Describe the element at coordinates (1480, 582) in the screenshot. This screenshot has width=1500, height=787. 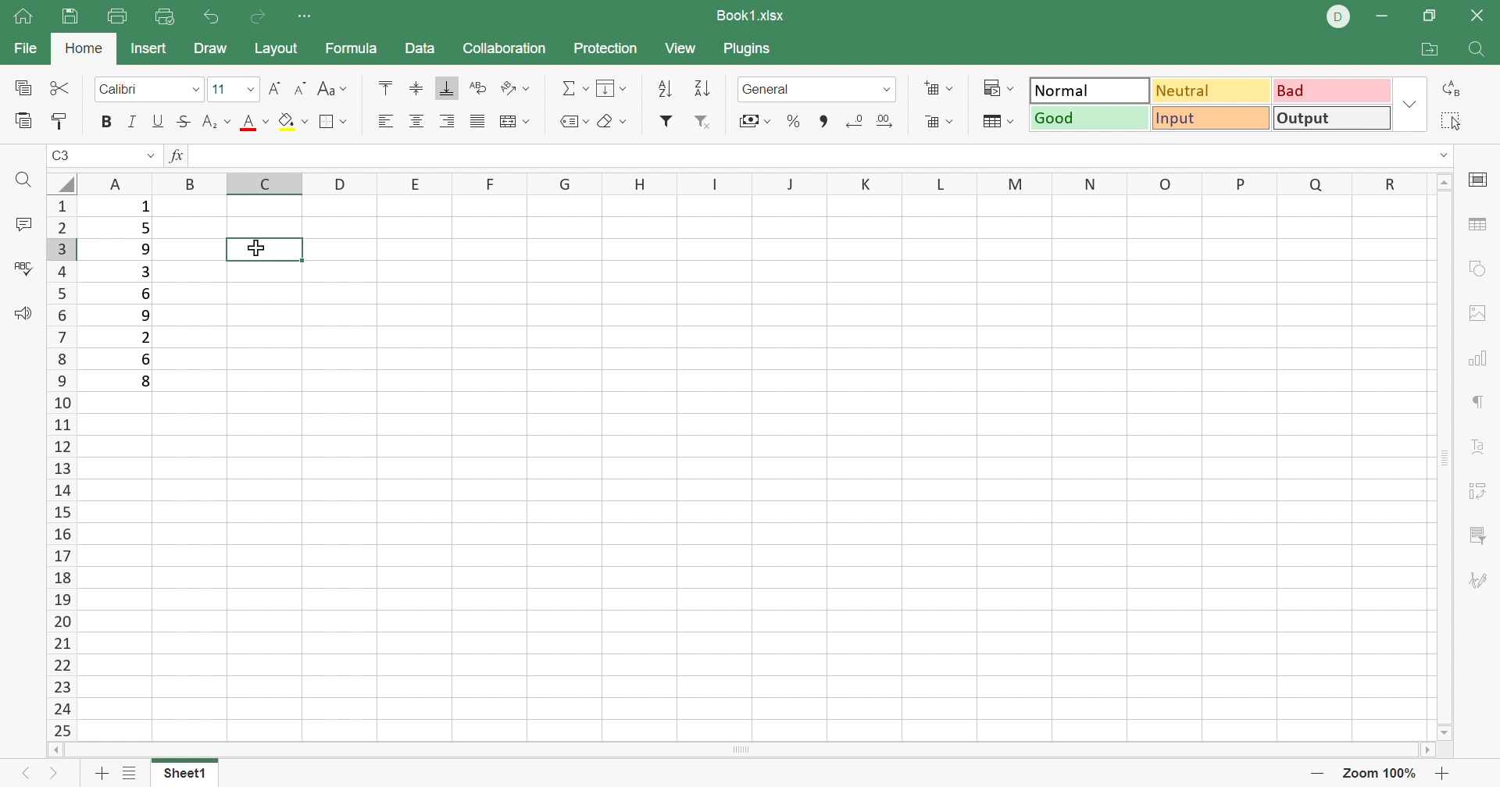
I see `Signature settings` at that location.